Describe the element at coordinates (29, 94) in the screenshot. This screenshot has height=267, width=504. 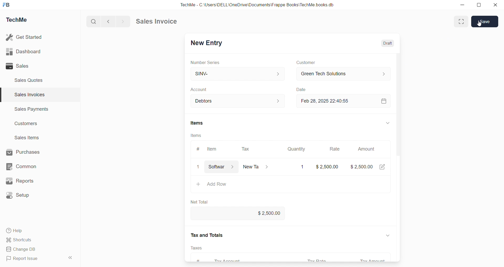
I see `Sales invoices` at that location.